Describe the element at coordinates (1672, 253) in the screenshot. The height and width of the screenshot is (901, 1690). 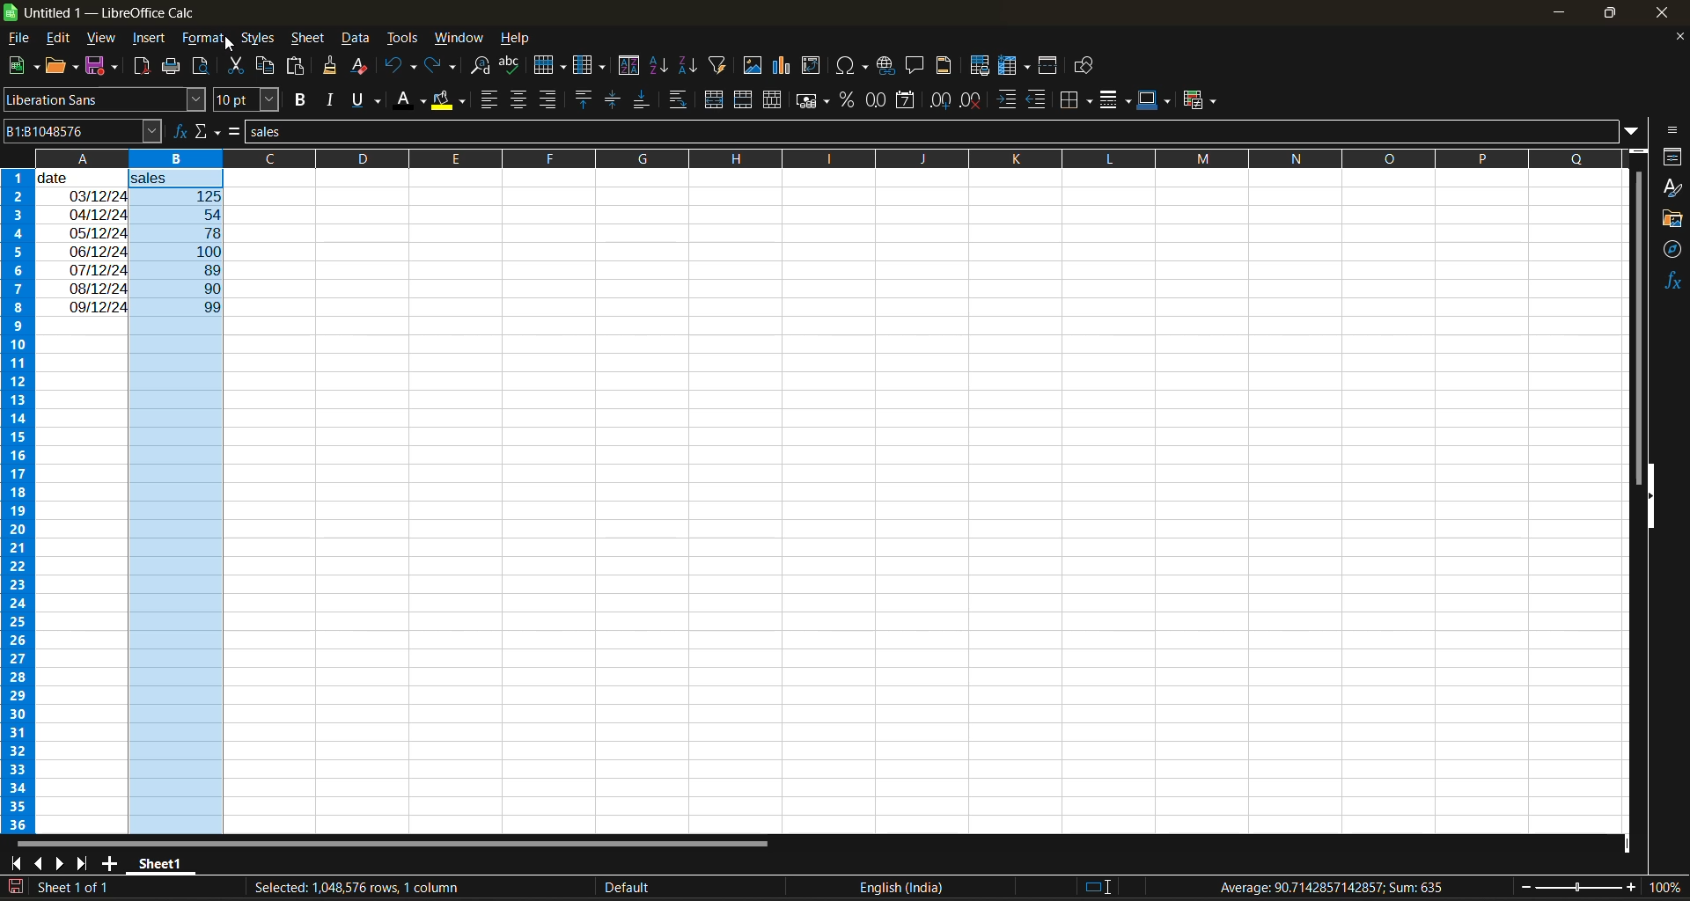
I see `navigator` at that location.